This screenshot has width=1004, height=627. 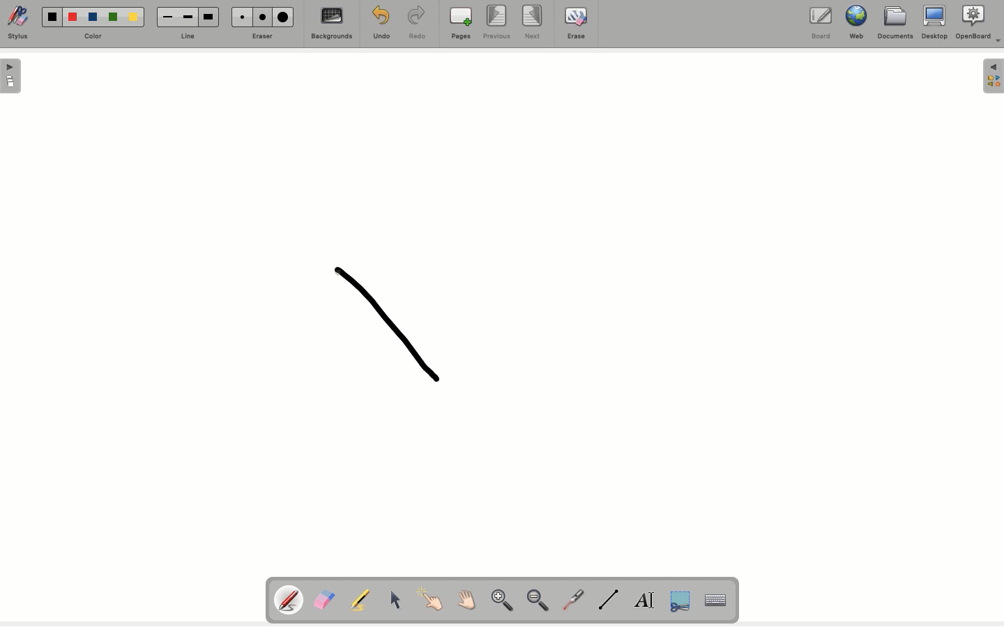 I want to click on Black, so click(x=53, y=16).